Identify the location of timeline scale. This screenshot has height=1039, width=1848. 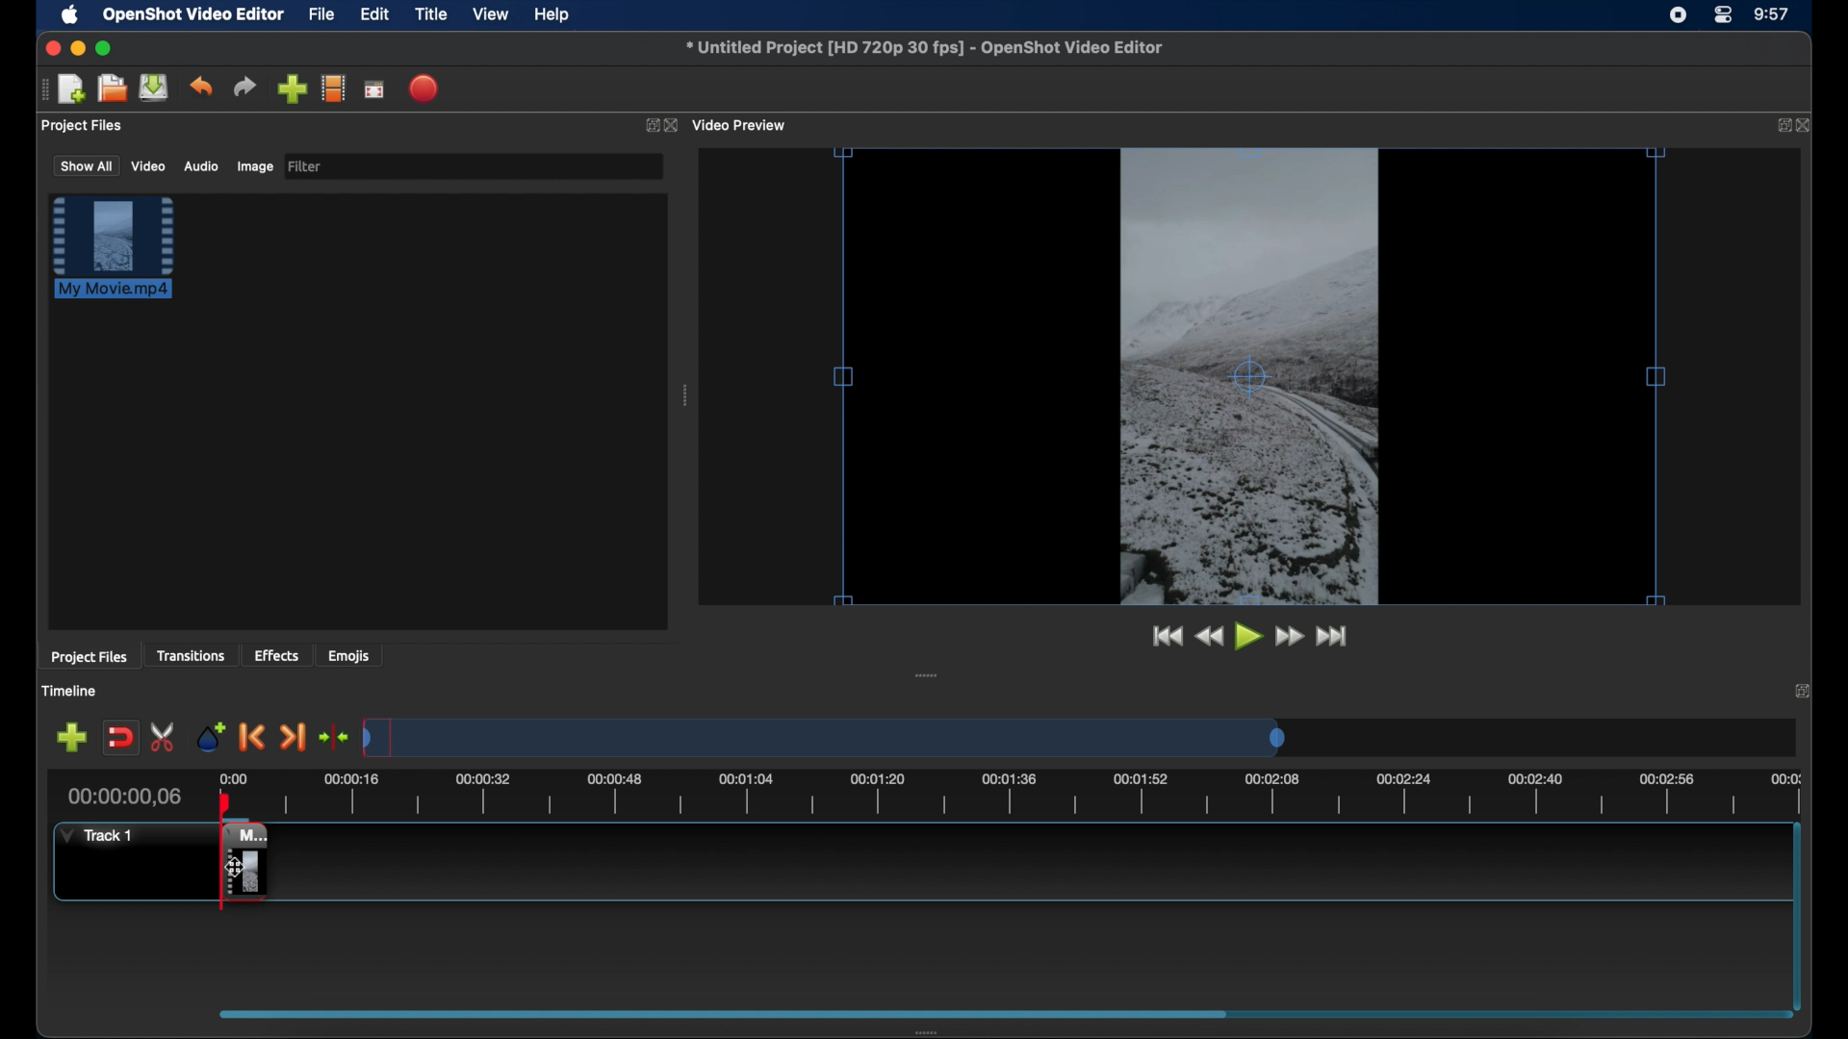
(1036, 797).